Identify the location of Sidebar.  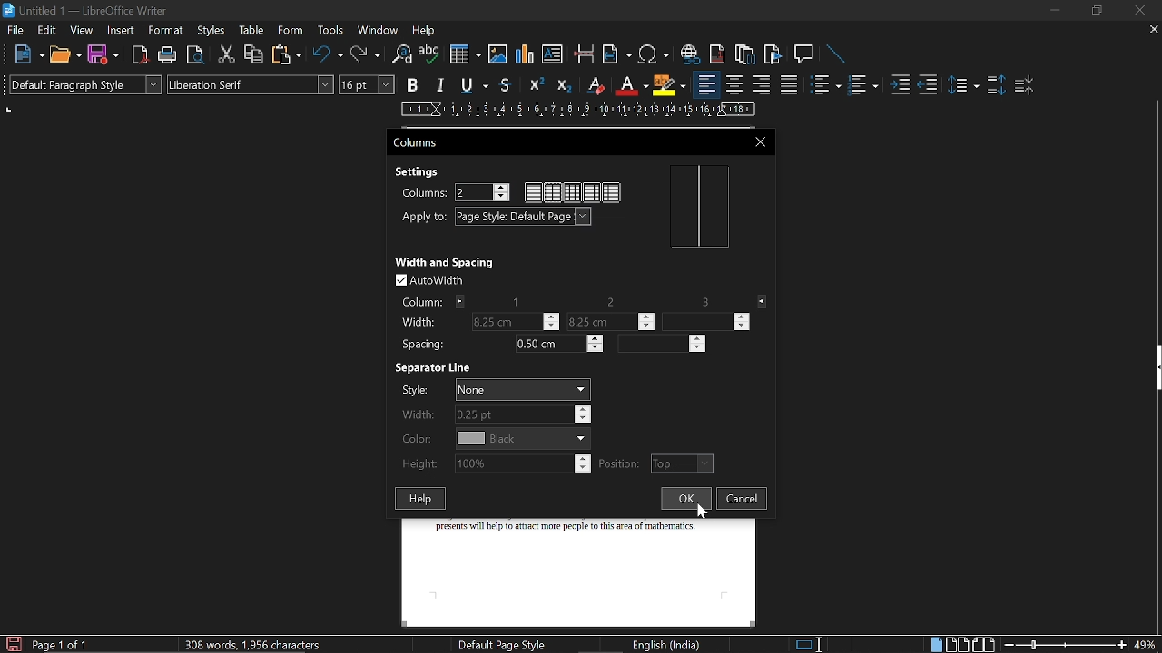
(1155, 369).